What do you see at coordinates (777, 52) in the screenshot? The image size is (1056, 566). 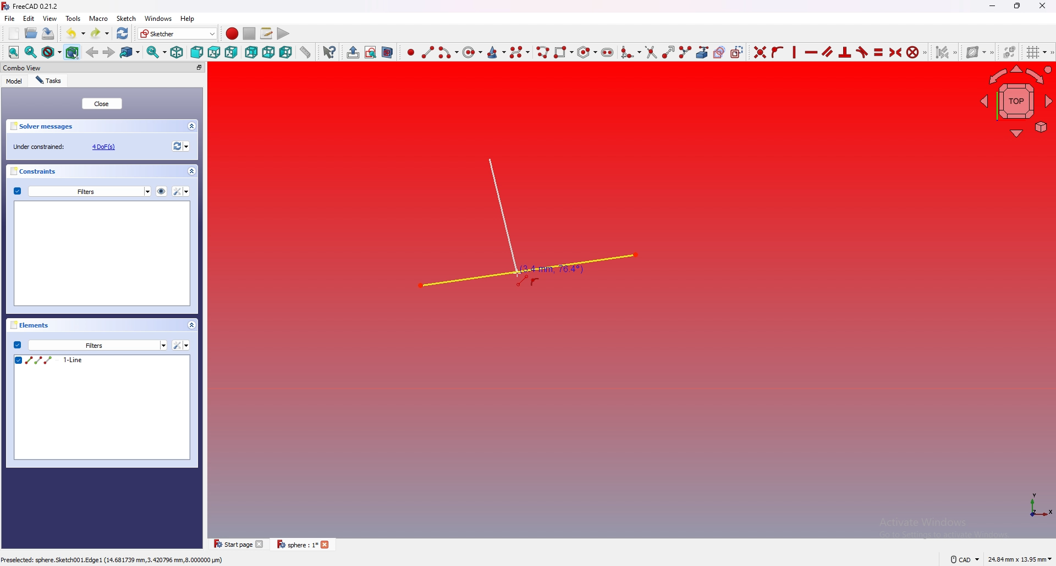 I see `Constrain point onto object` at bounding box center [777, 52].